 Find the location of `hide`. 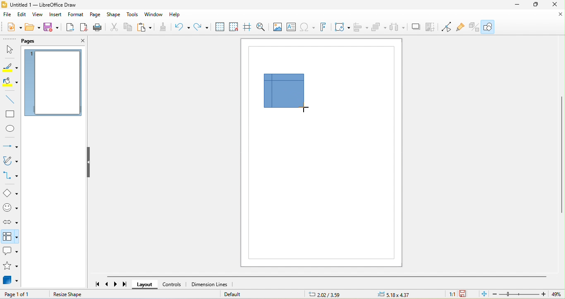

hide is located at coordinates (90, 163).